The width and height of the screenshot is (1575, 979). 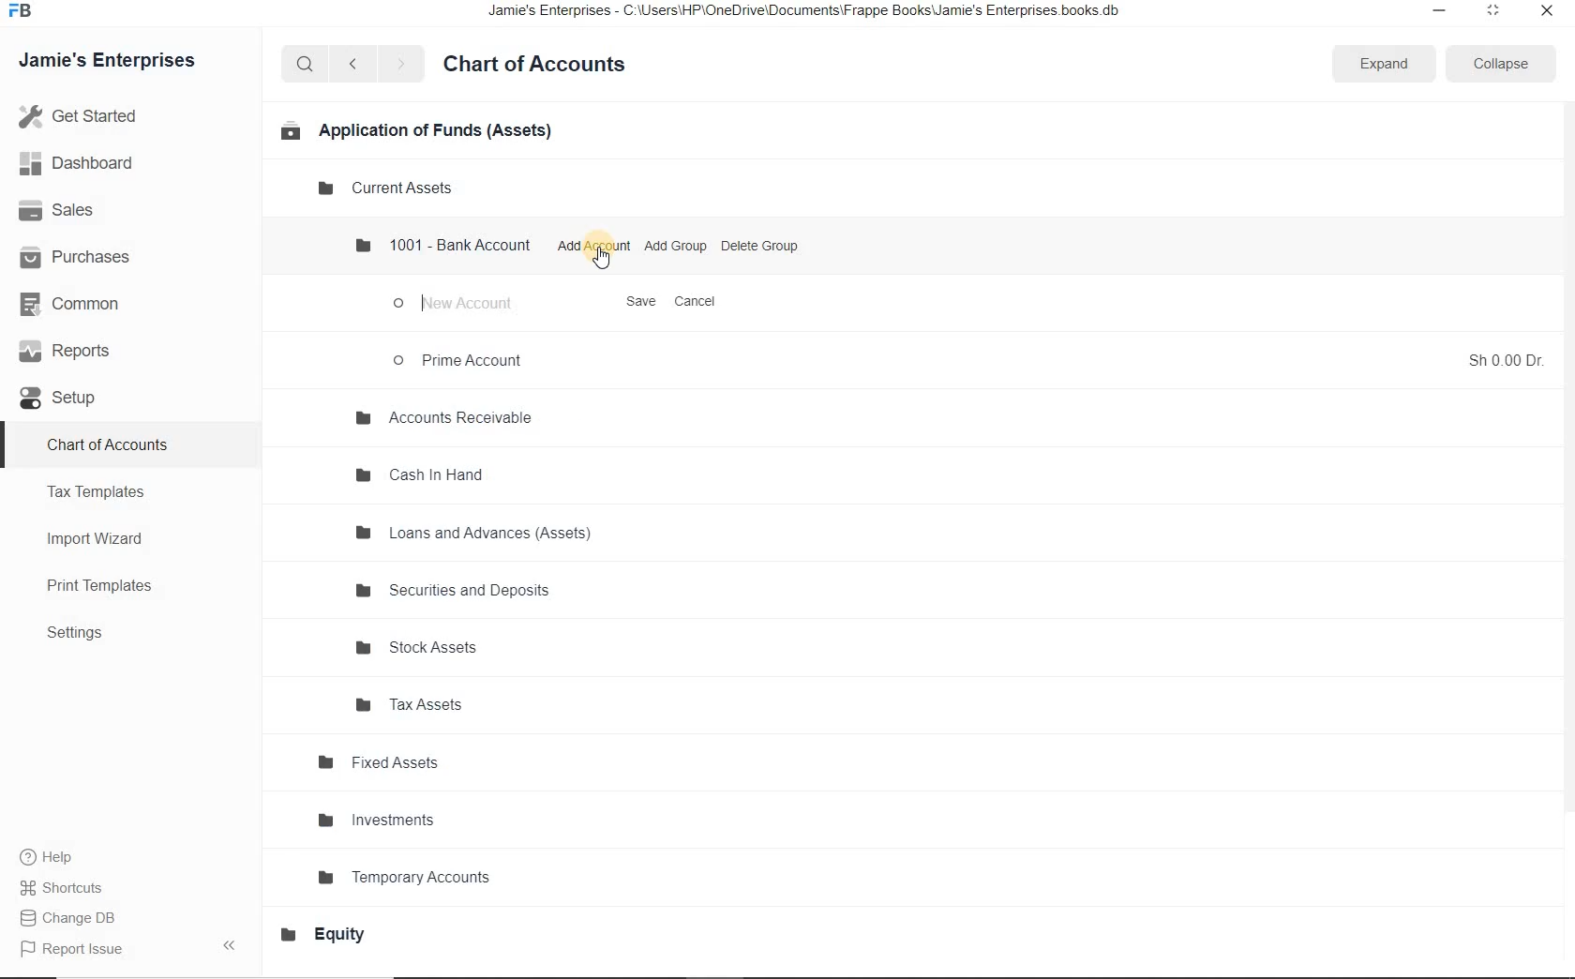 What do you see at coordinates (83, 354) in the screenshot?
I see `Reports` at bounding box center [83, 354].